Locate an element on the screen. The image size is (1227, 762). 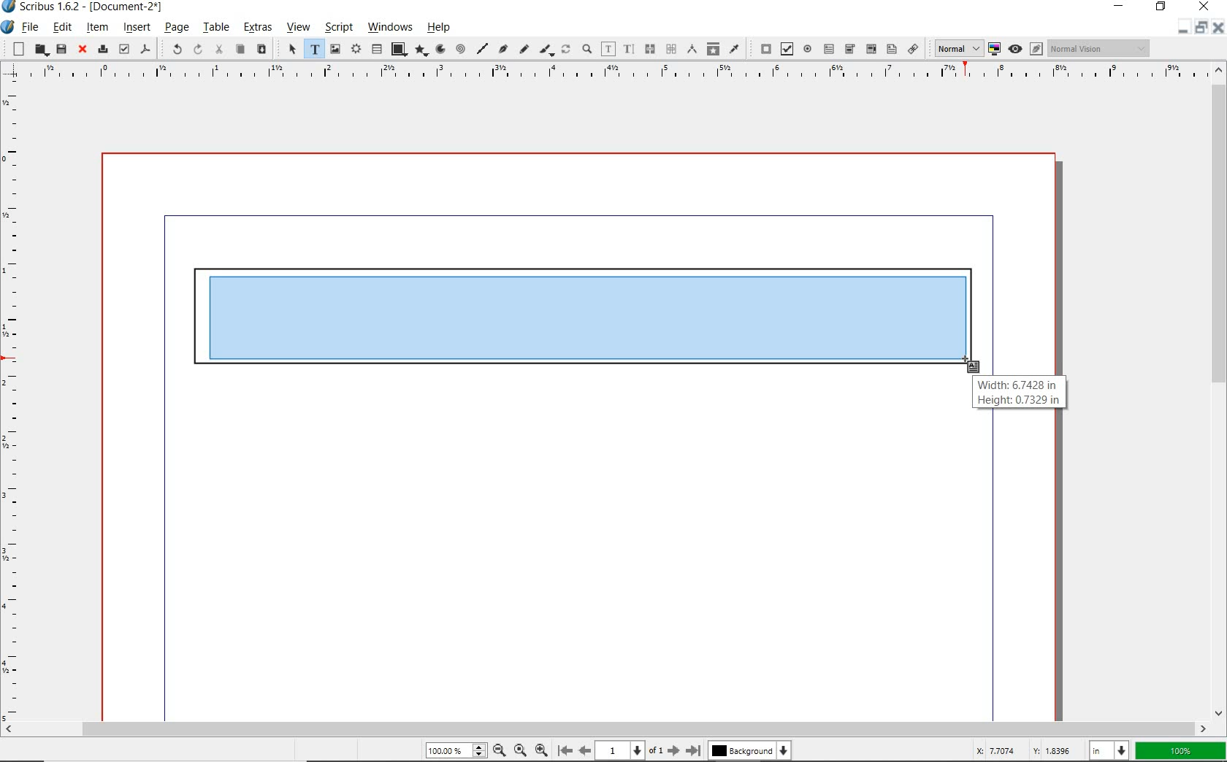
zoom in is located at coordinates (499, 750).